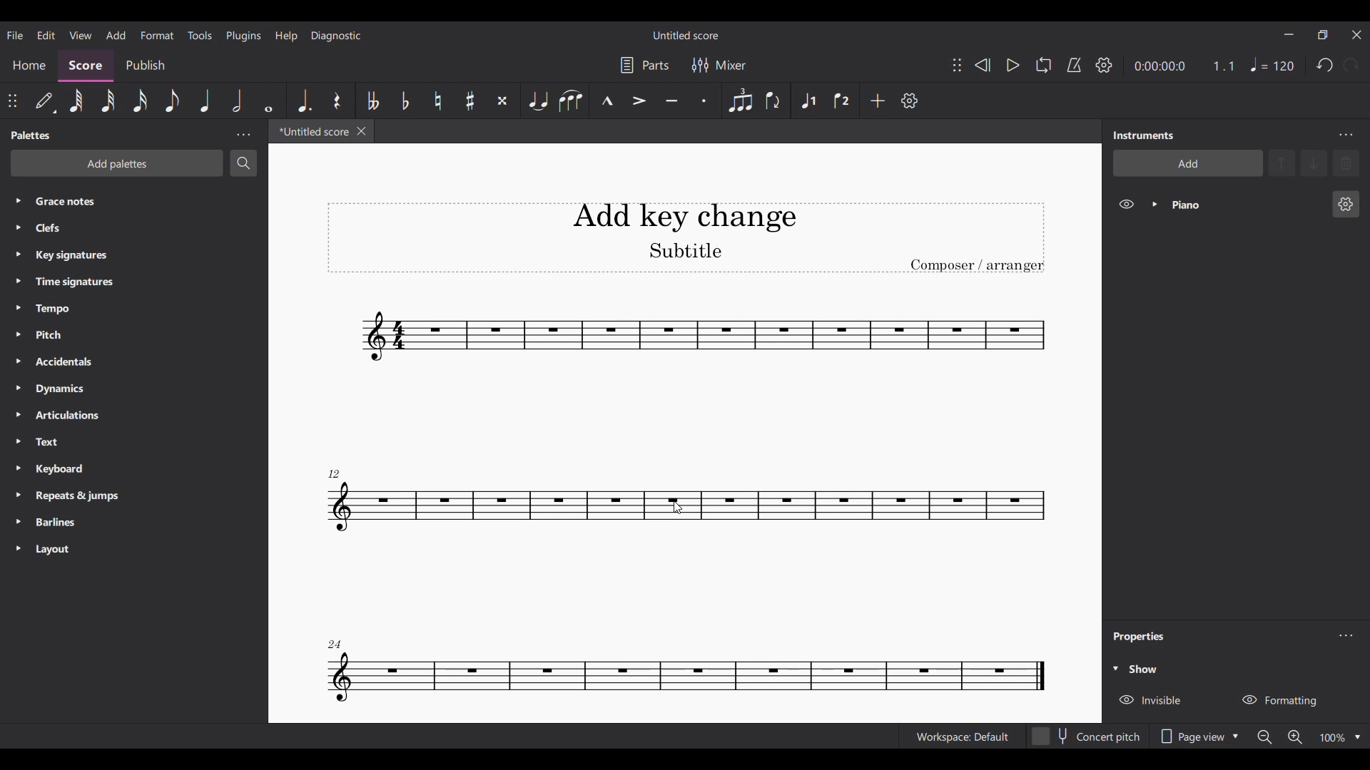 The width and height of the screenshot is (1370, 770). What do you see at coordinates (962, 737) in the screenshot?
I see `Workspace: default` at bounding box center [962, 737].